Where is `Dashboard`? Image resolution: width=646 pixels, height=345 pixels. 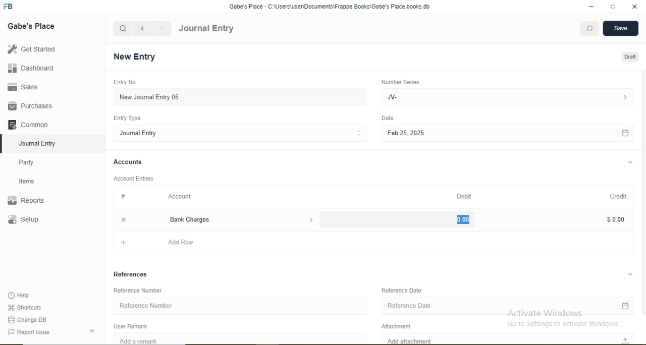 Dashboard is located at coordinates (28, 69).